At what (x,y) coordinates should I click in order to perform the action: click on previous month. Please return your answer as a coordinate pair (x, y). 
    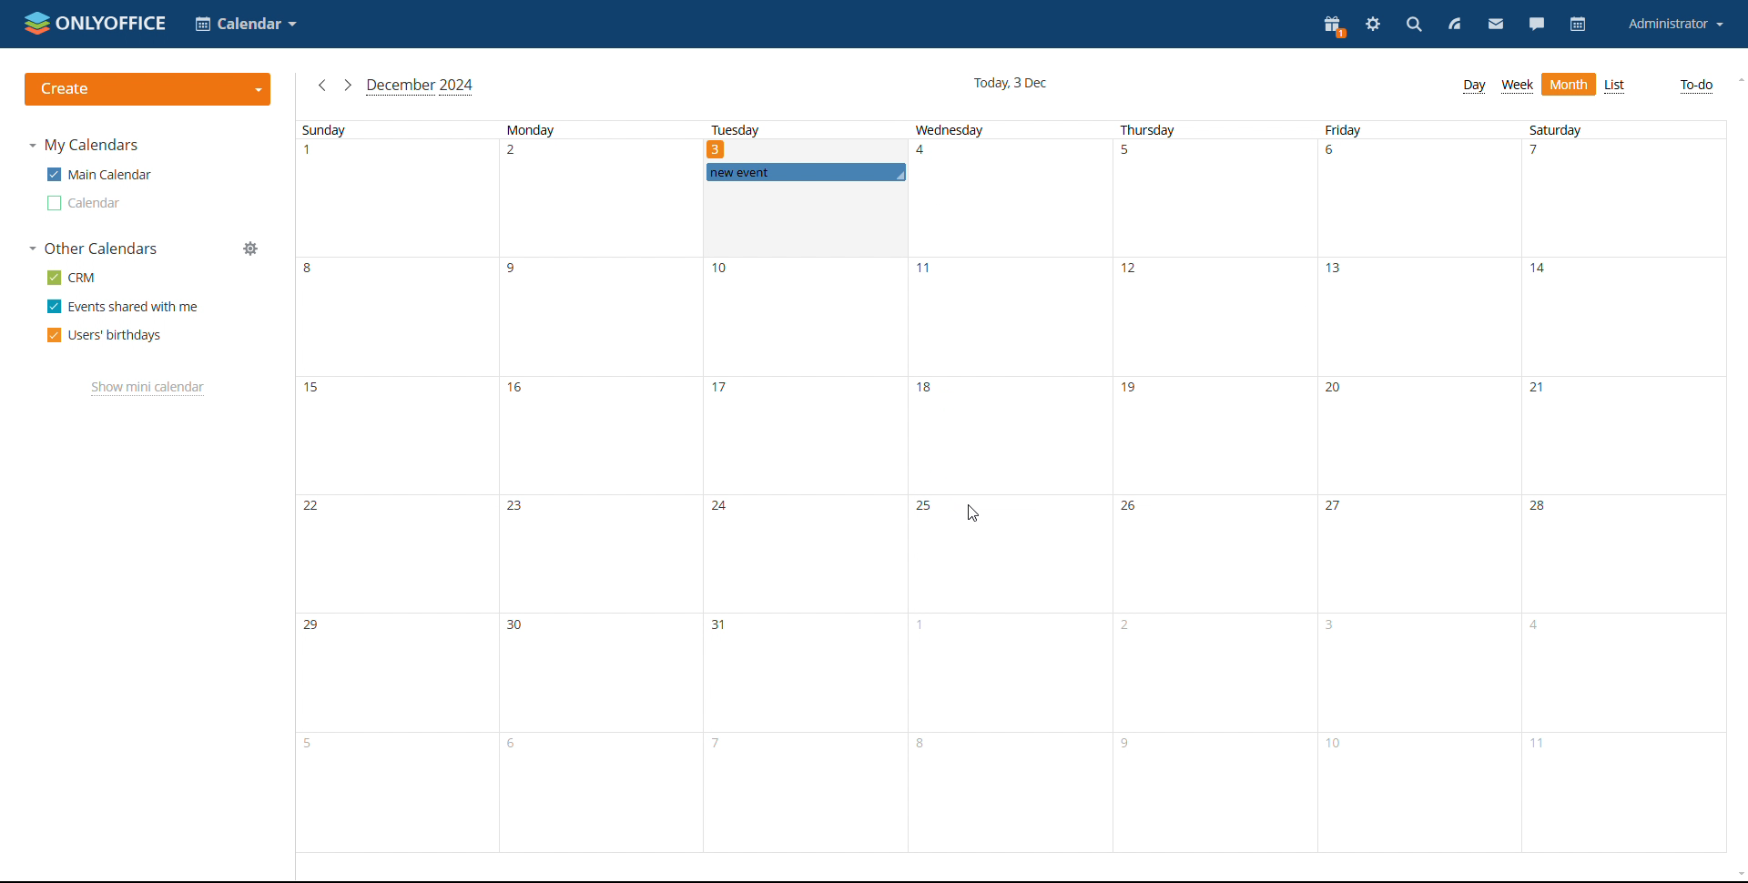
    Looking at the image, I should click on (322, 86).